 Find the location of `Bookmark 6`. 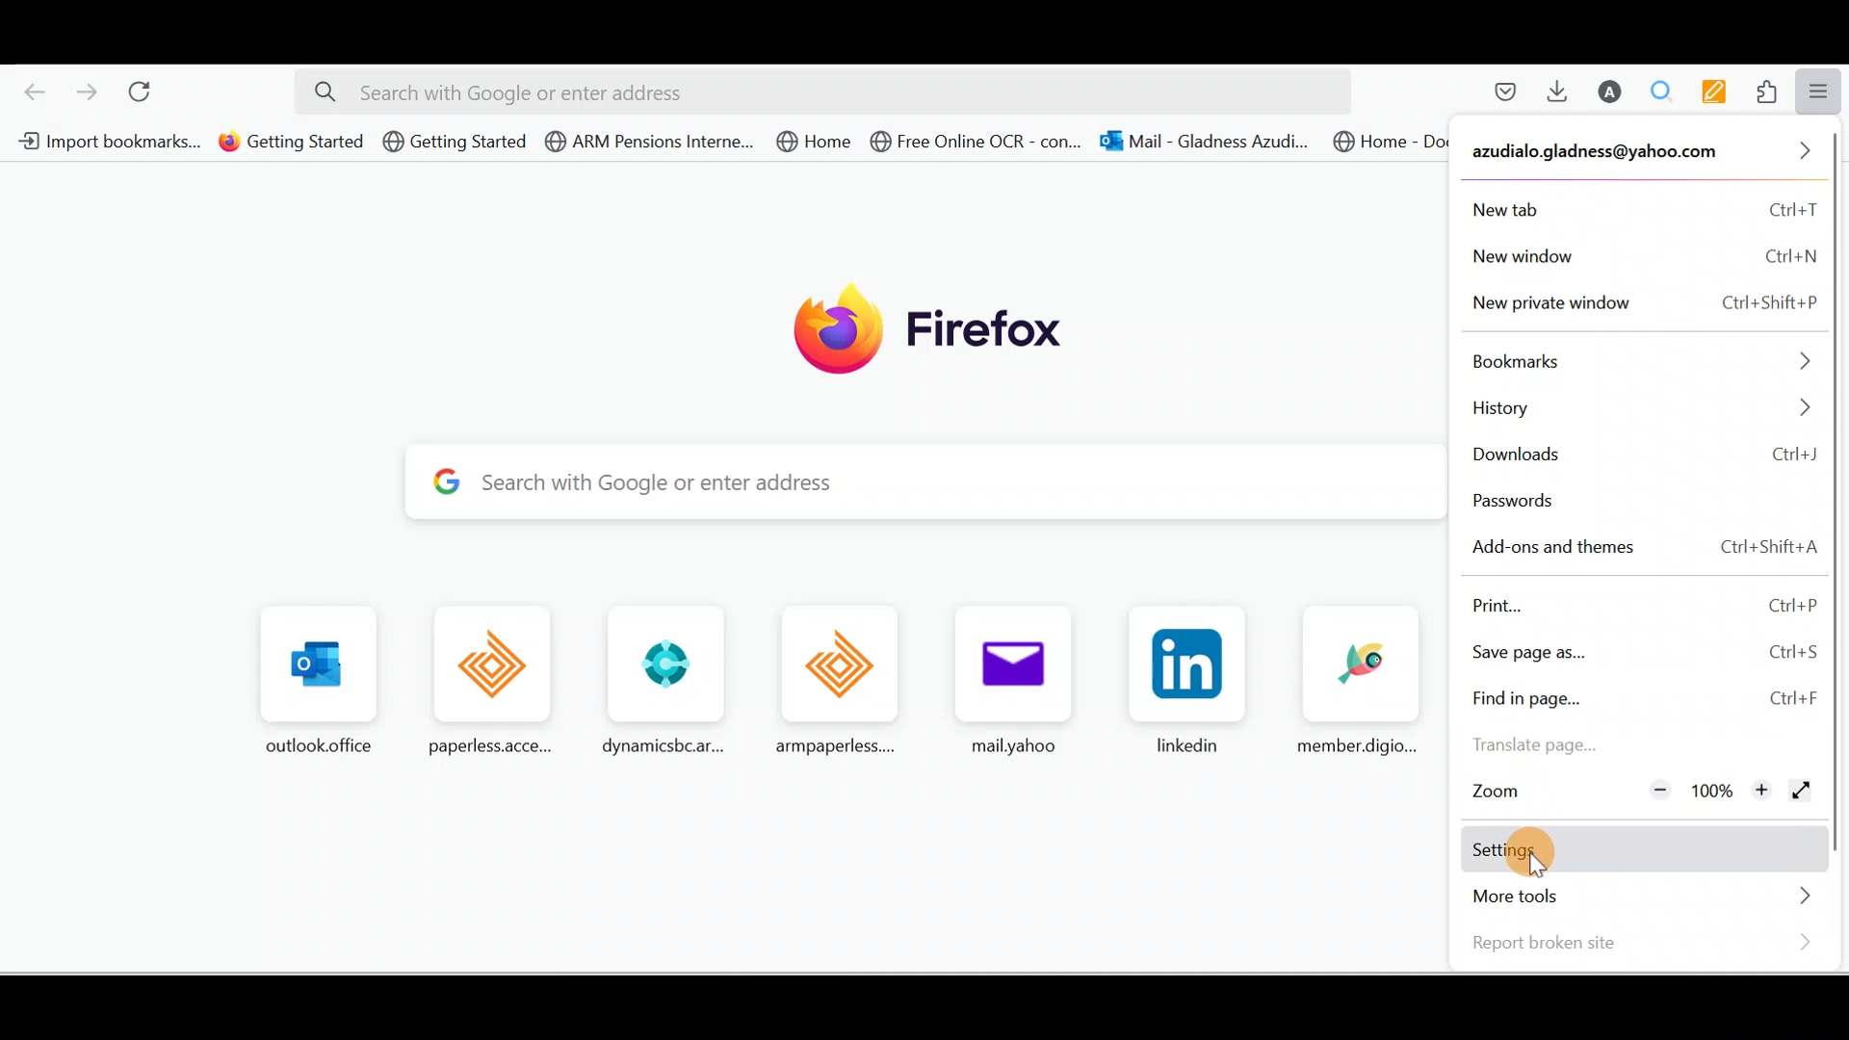

Bookmark 6 is located at coordinates (977, 143).